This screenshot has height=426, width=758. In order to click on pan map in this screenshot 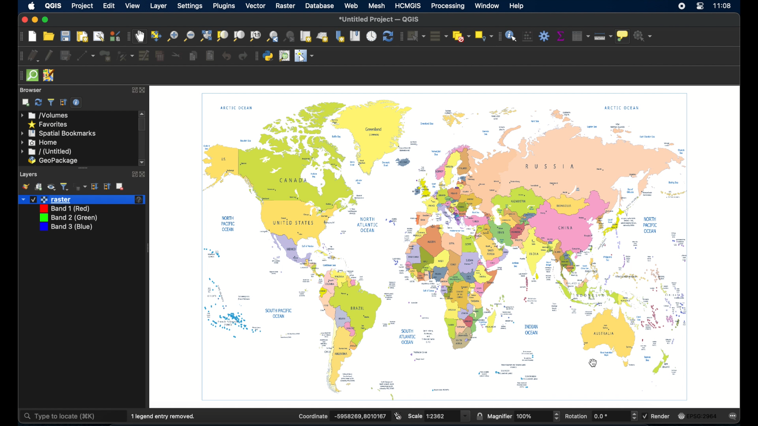, I will do `click(141, 37)`.